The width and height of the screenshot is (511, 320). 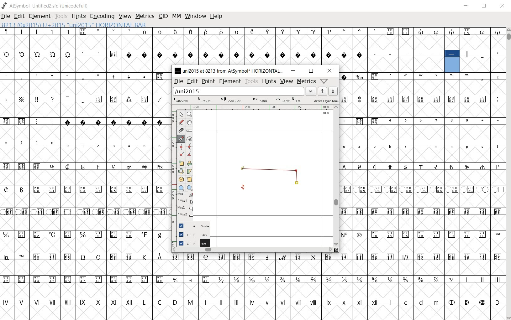 I want to click on FILE, so click(x=7, y=16).